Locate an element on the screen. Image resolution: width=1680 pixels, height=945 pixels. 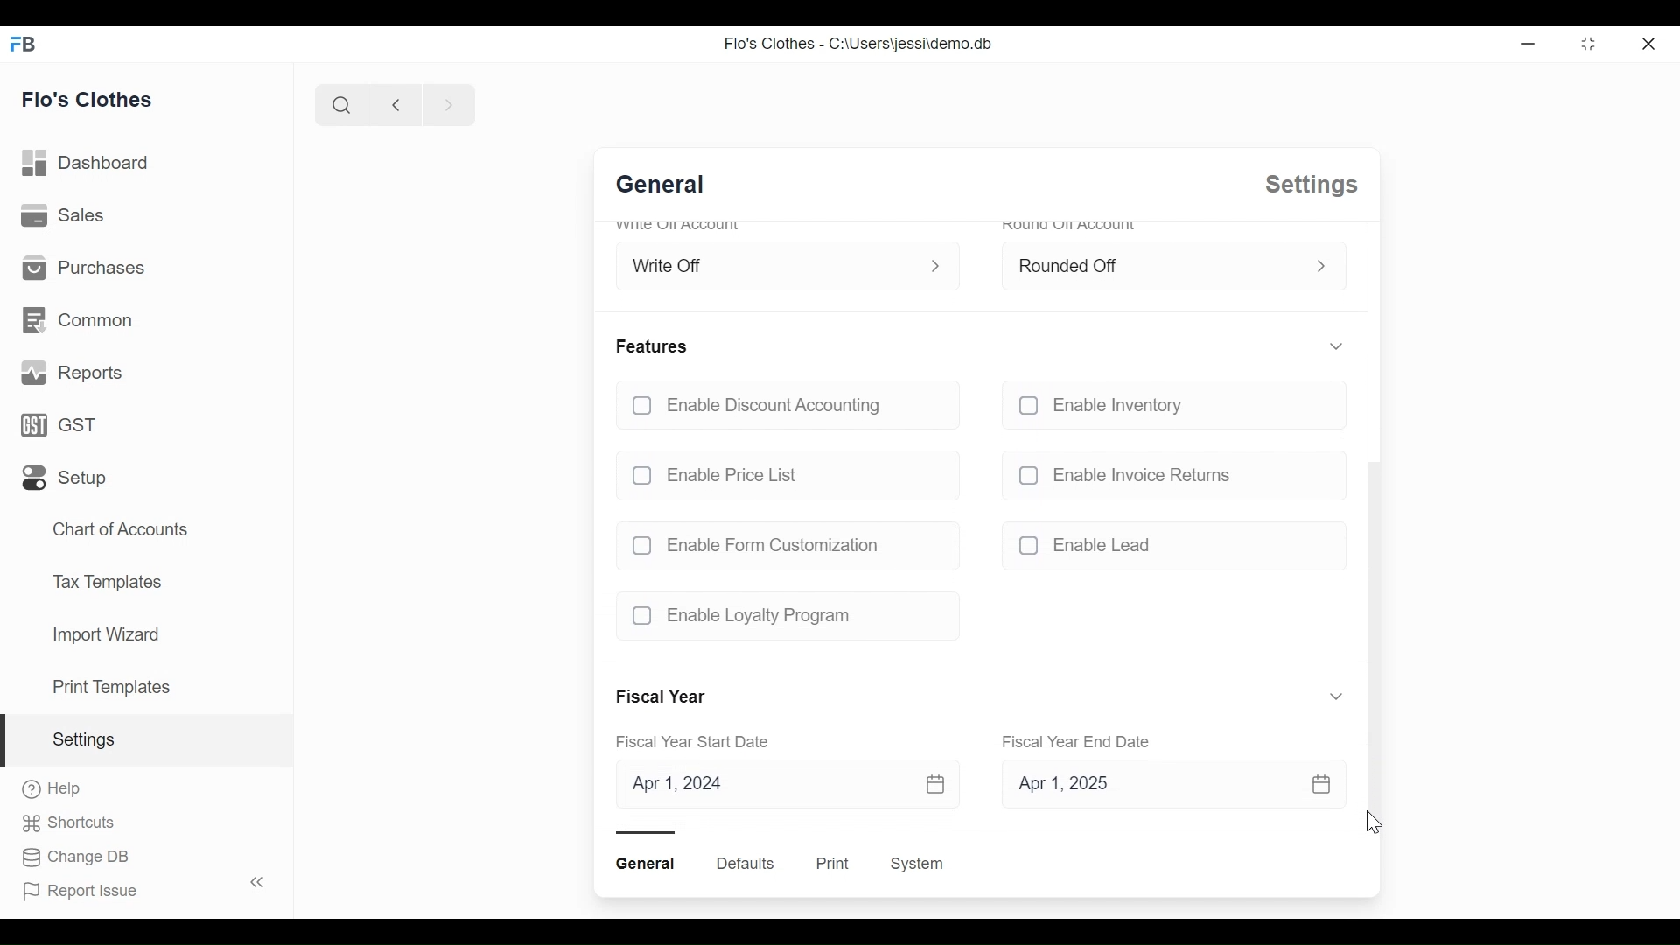
Change DB is located at coordinates (76, 858).